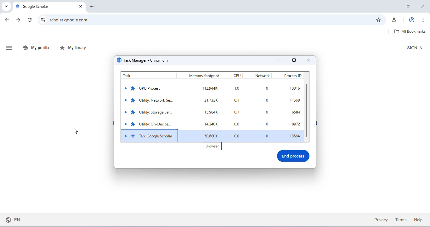 The image size is (430, 227). What do you see at coordinates (266, 135) in the screenshot?
I see `0` at bounding box center [266, 135].